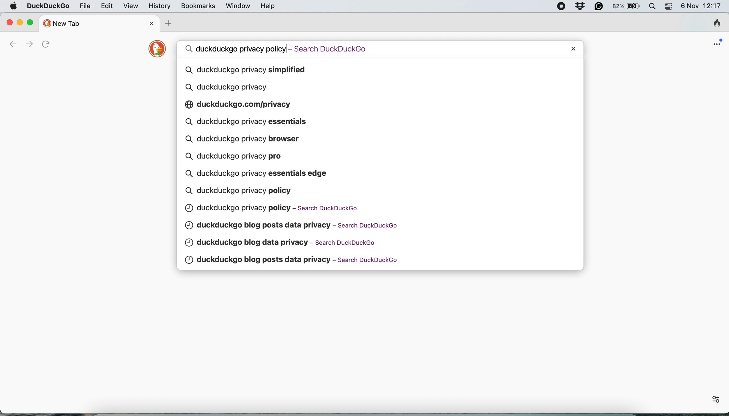 Image resolution: width=729 pixels, height=416 pixels. Describe the element at coordinates (159, 7) in the screenshot. I see `history` at that location.